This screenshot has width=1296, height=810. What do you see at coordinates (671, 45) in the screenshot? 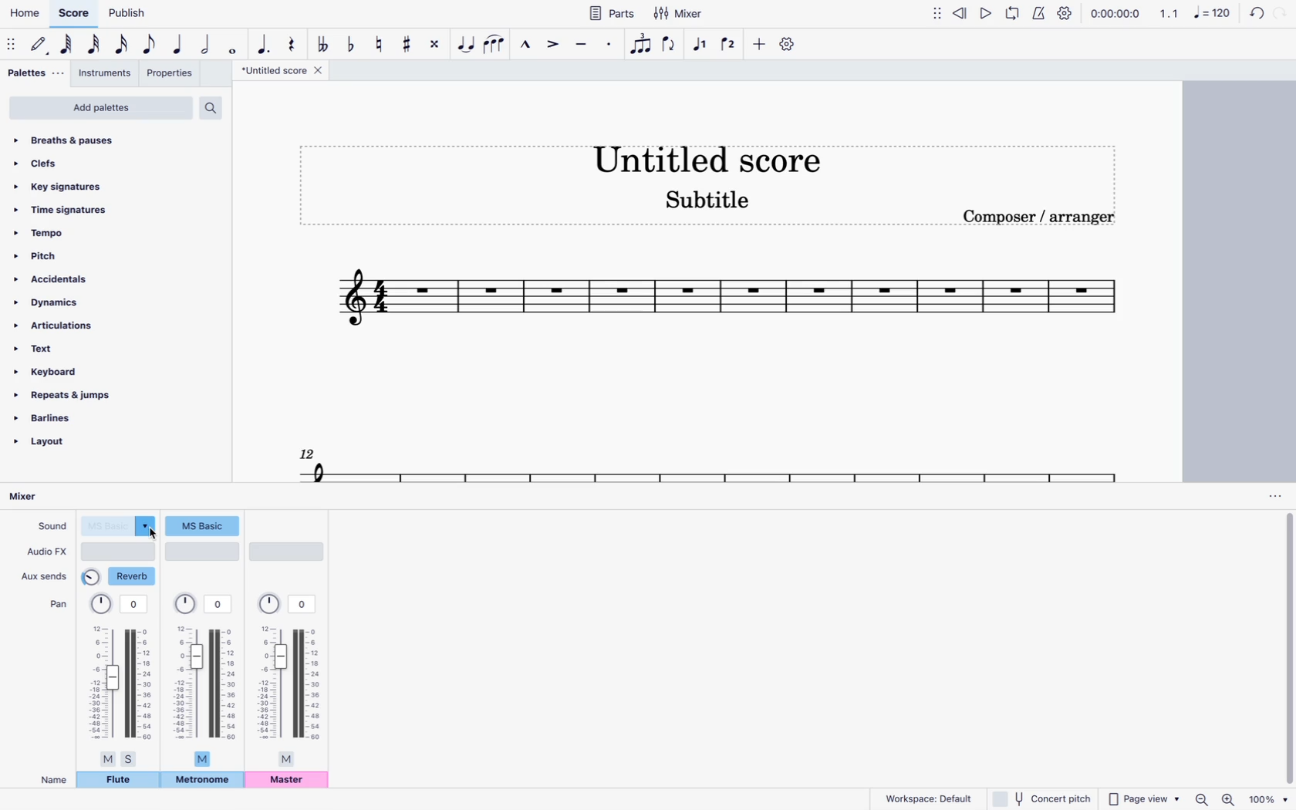
I see `flip direction` at bounding box center [671, 45].